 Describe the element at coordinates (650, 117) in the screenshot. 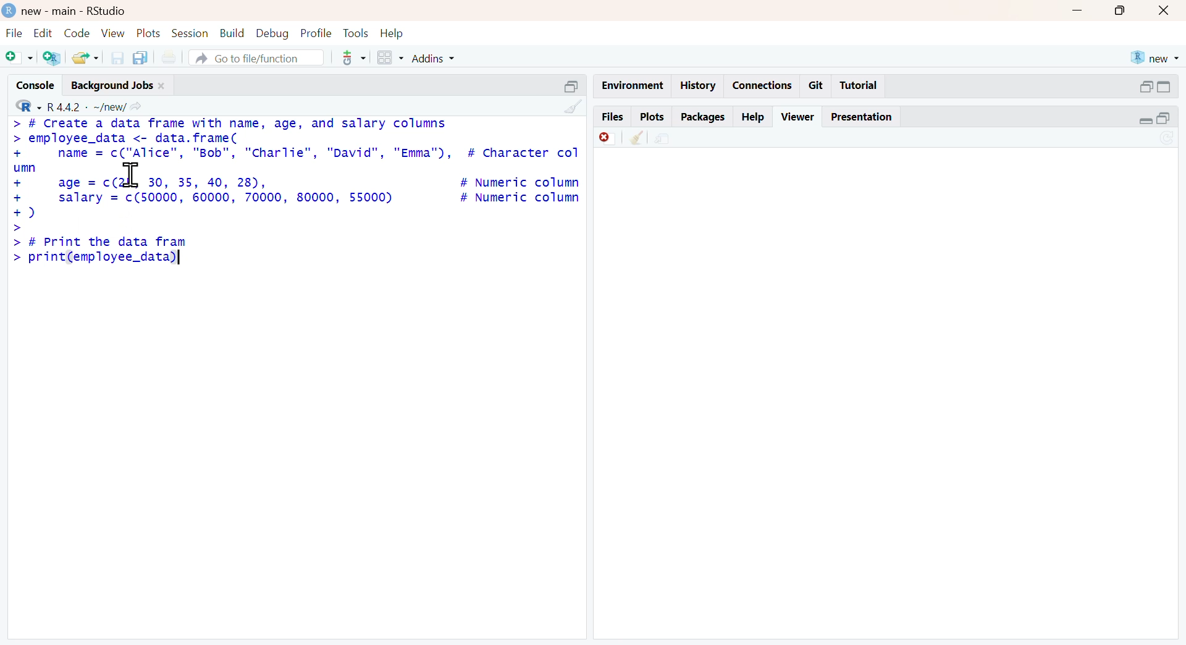

I see `Plots` at that location.